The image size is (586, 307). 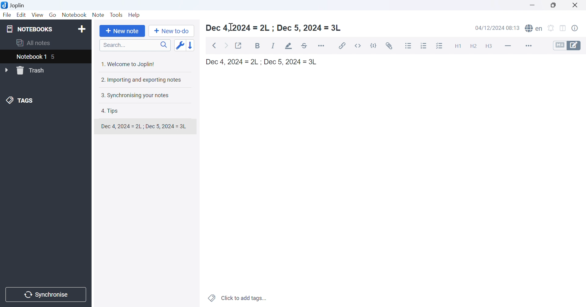 What do you see at coordinates (20, 101) in the screenshot?
I see `TAGS` at bounding box center [20, 101].